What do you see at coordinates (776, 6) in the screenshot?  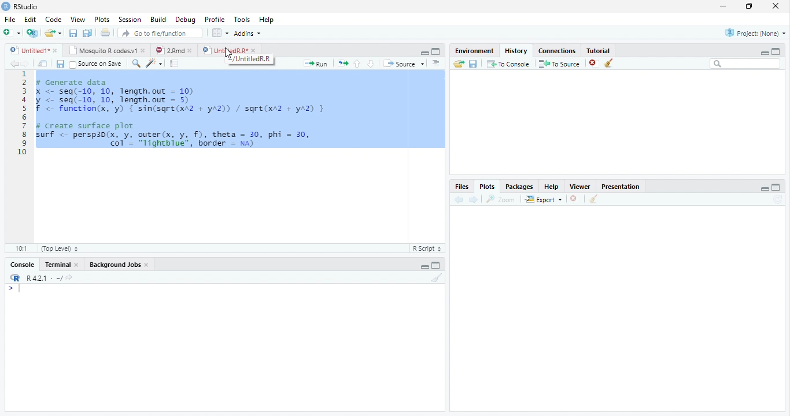 I see `close` at bounding box center [776, 6].